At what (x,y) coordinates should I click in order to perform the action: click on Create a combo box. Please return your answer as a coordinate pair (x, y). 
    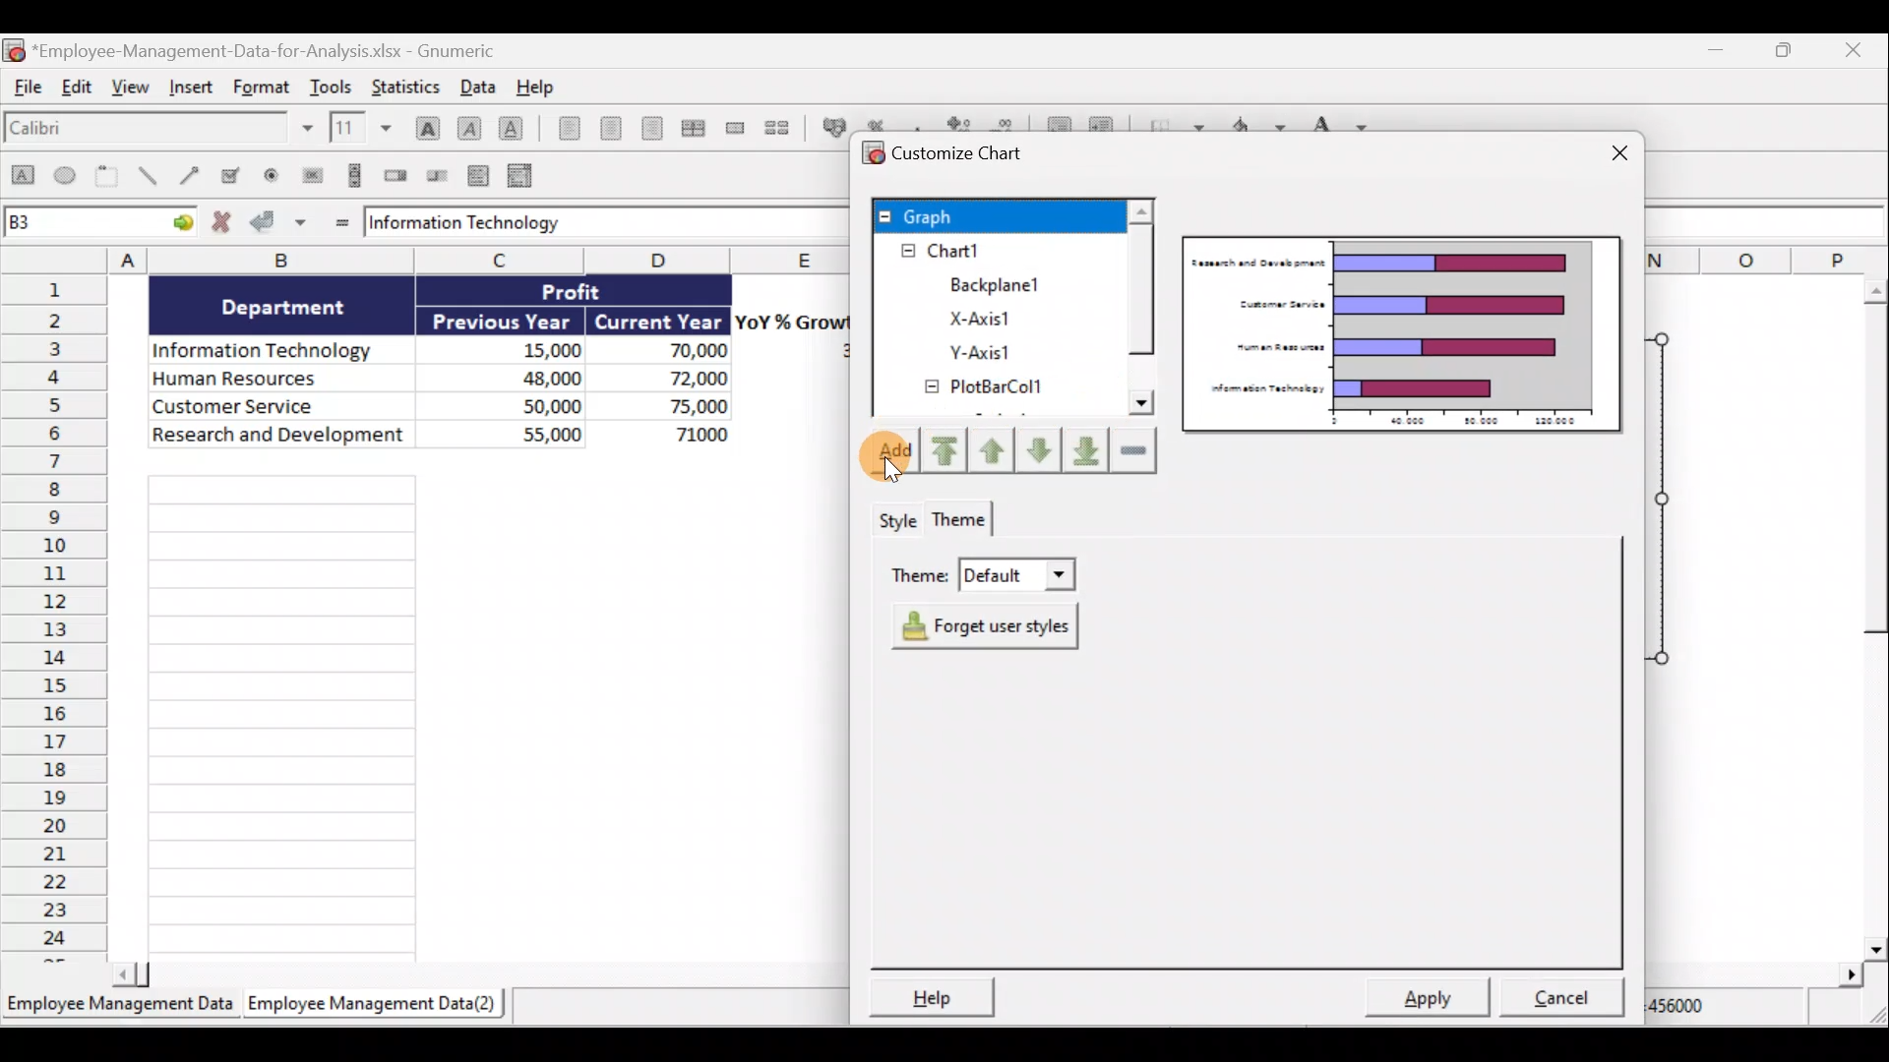
    Looking at the image, I should click on (524, 177).